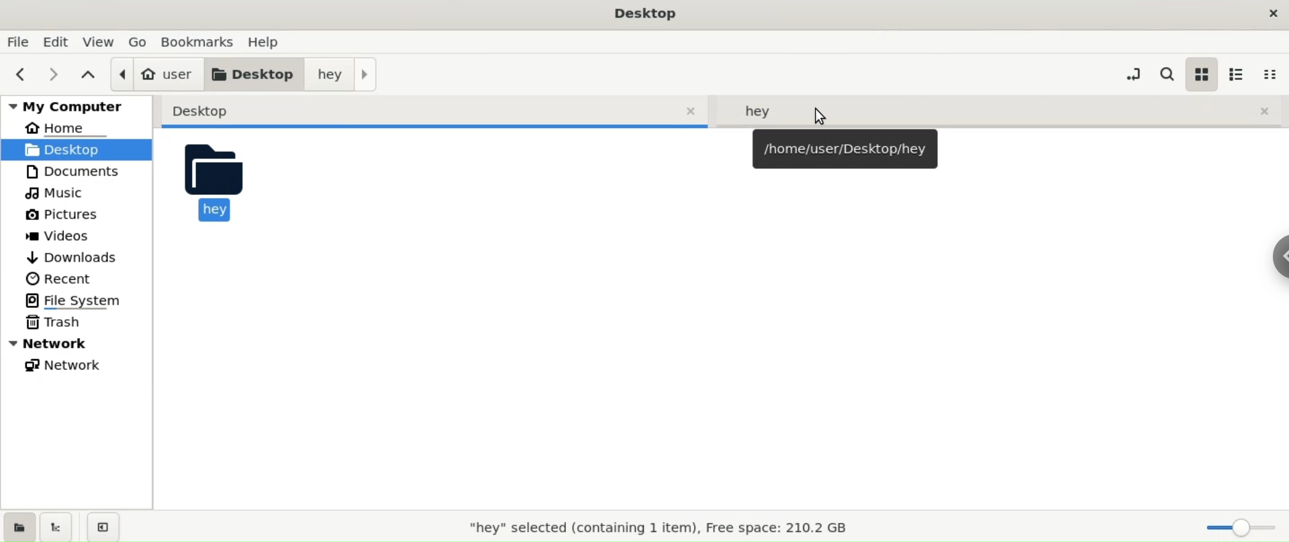 This screenshot has height=542, width=1289. Describe the element at coordinates (58, 526) in the screenshot. I see `show treeview` at that location.